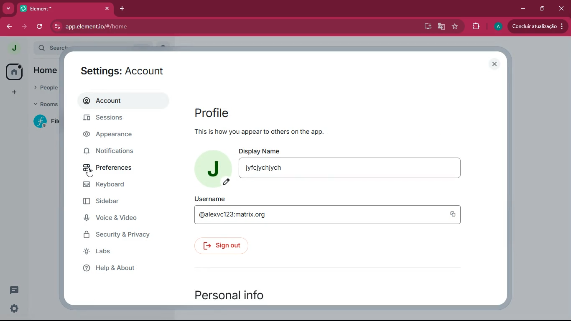  Describe the element at coordinates (523, 8) in the screenshot. I see `minimize` at that location.